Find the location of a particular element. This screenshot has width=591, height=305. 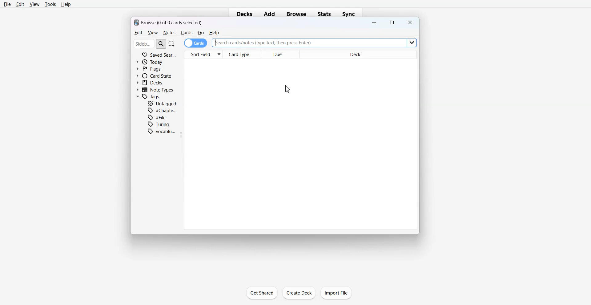

Help is located at coordinates (66, 5).